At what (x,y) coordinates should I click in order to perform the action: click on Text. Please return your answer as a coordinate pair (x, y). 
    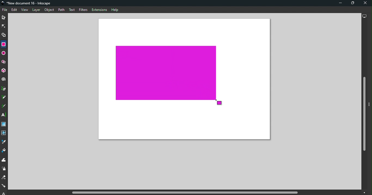
    Looking at the image, I should click on (72, 10).